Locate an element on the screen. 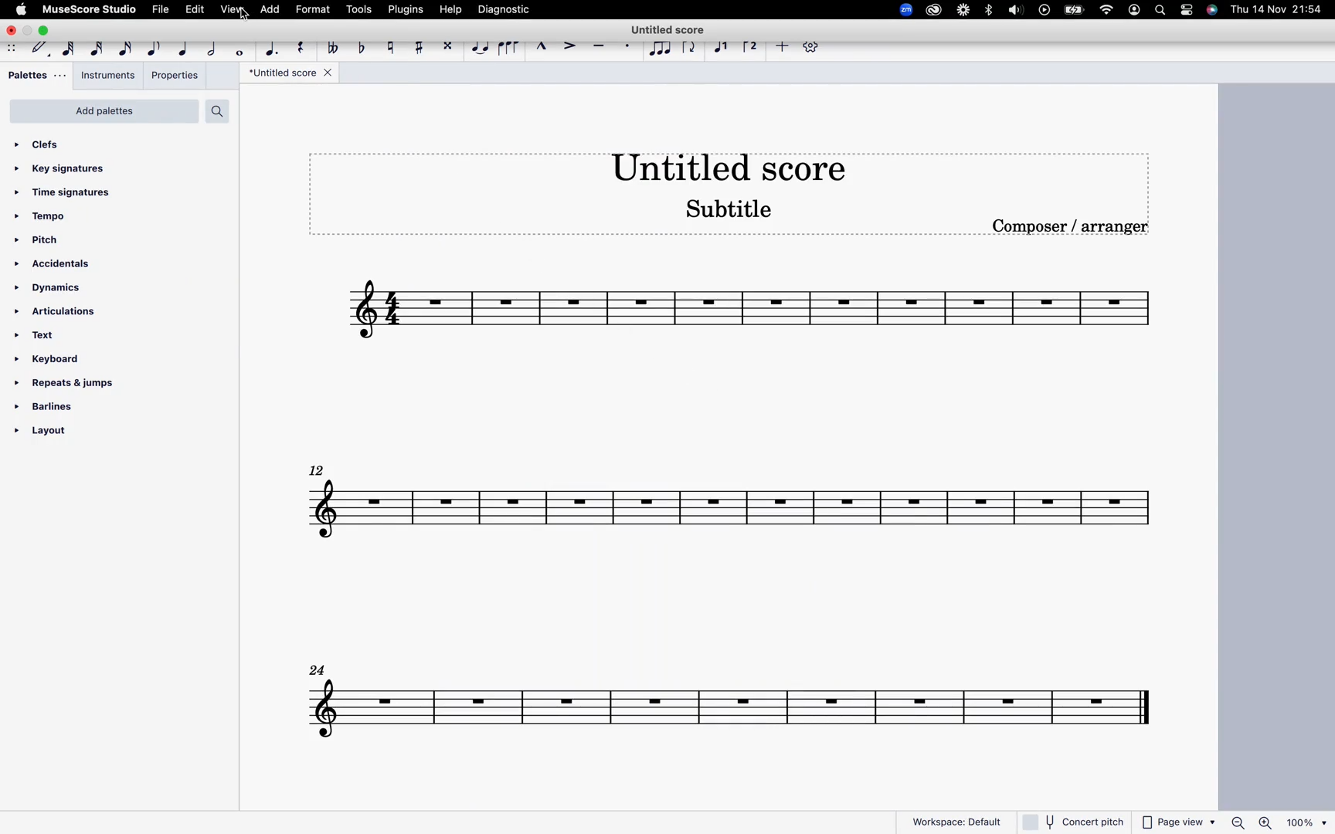 This screenshot has height=834, width=1335. sound is located at coordinates (1014, 12).